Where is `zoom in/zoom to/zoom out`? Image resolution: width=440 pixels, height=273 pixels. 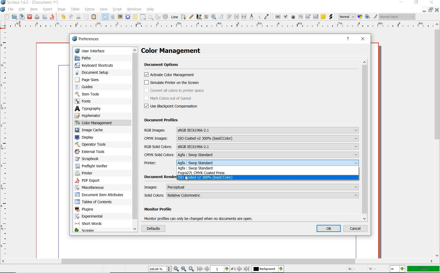 zoom in/zoom to/zoom out is located at coordinates (172, 269).